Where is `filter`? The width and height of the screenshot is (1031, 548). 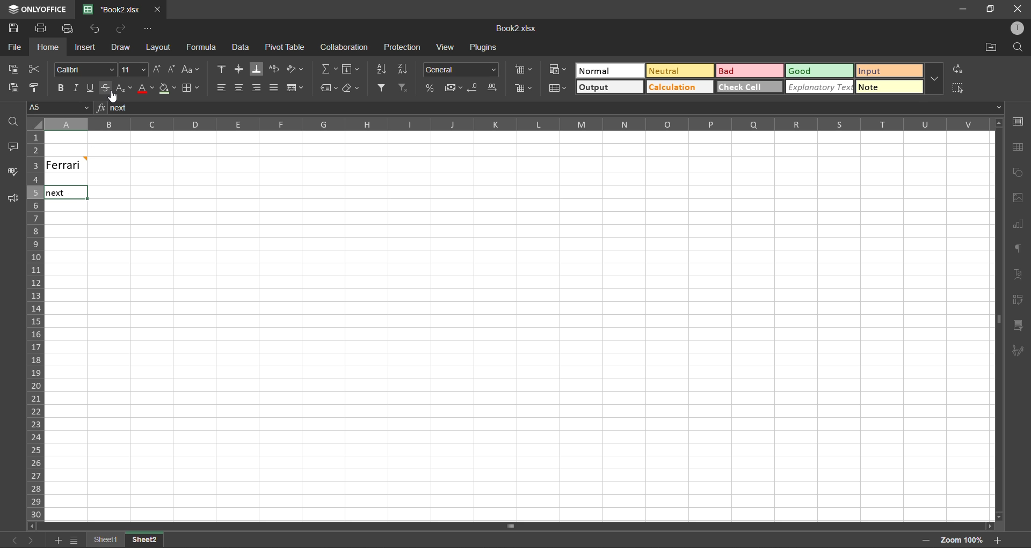
filter is located at coordinates (382, 88).